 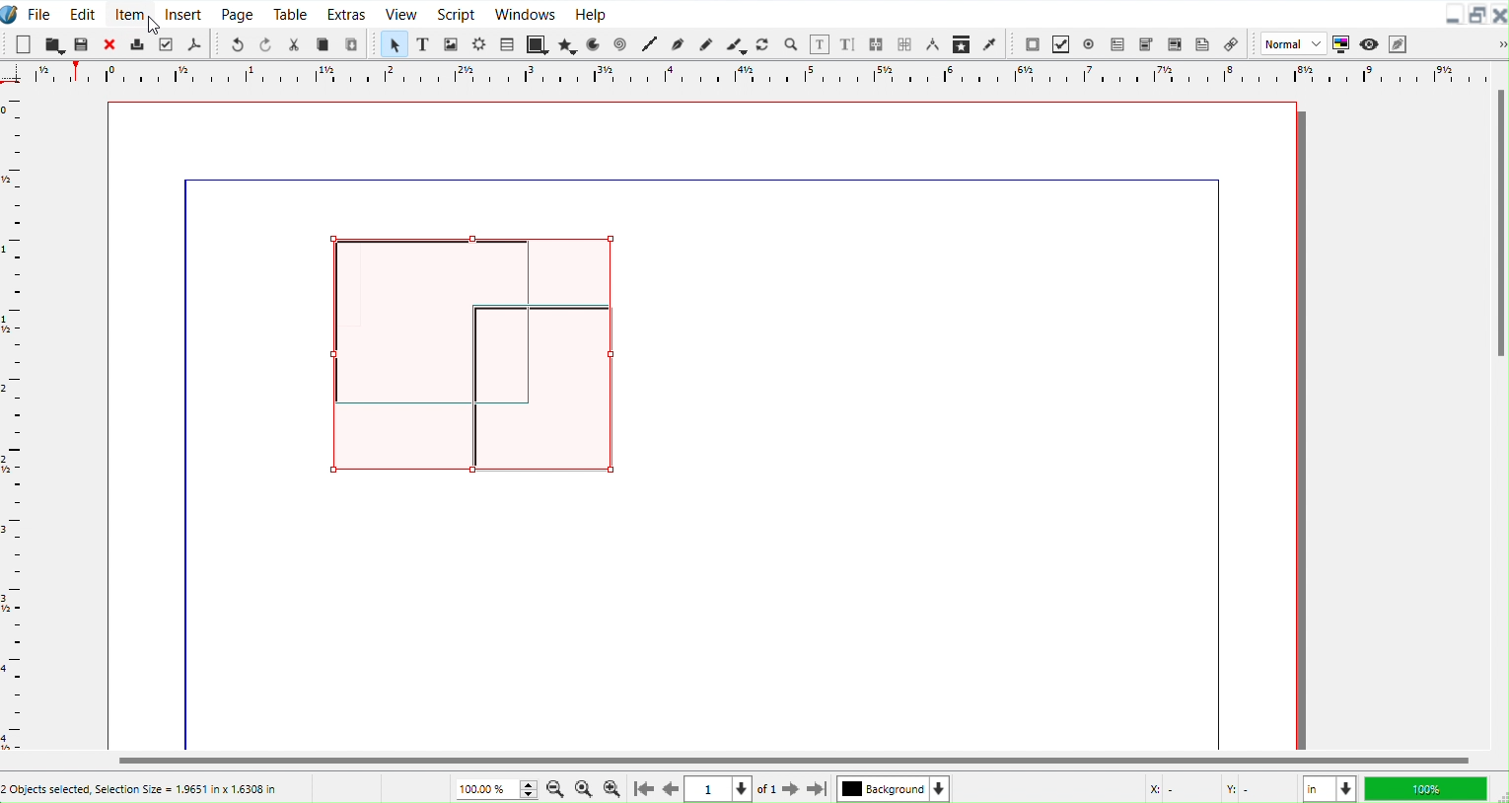 What do you see at coordinates (1498, 403) in the screenshot?
I see `Vertical Scroll Bar` at bounding box center [1498, 403].